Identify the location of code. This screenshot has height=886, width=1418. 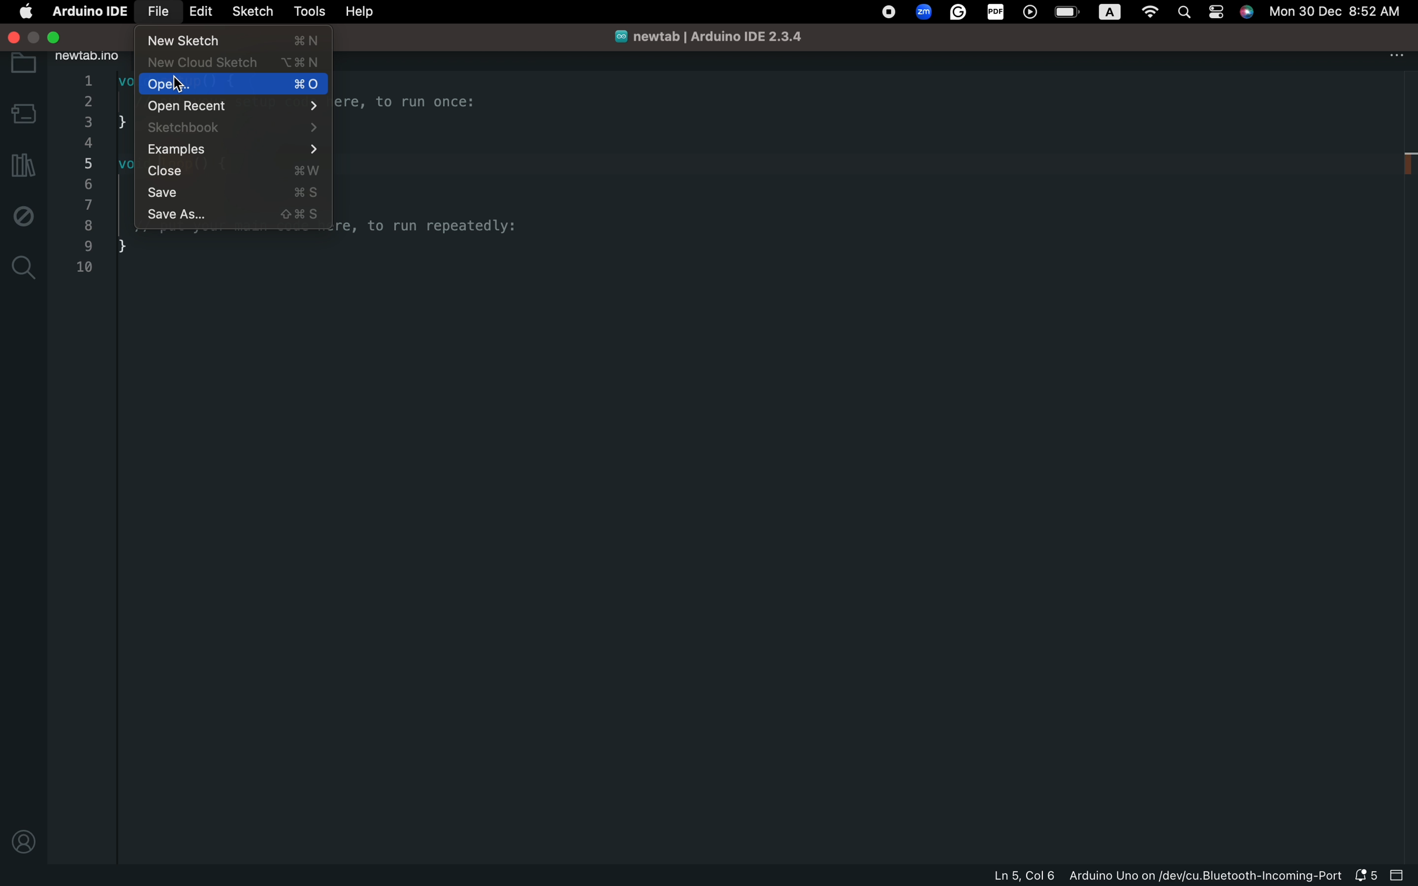
(101, 173).